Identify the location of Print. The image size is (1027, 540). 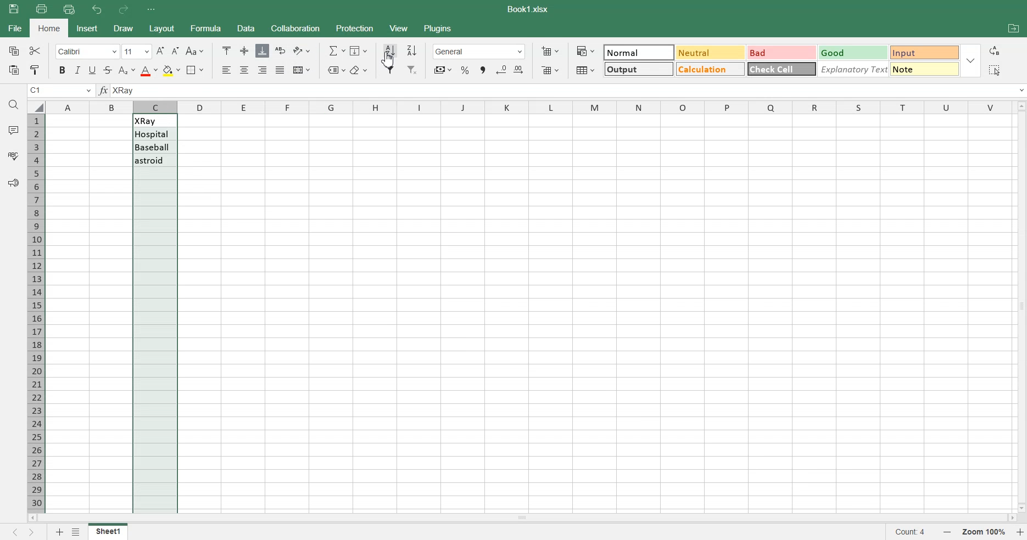
(41, 8).